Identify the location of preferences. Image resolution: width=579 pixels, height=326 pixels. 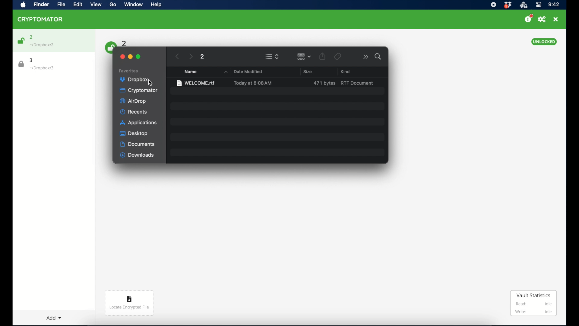
(542, 19).